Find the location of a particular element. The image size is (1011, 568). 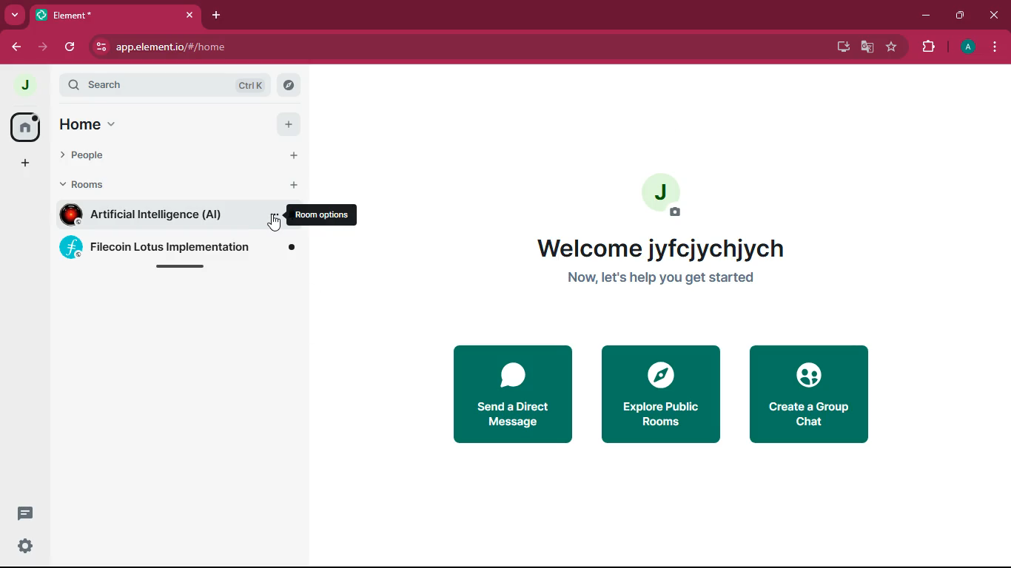

profile is located at coordinates (969, 48).